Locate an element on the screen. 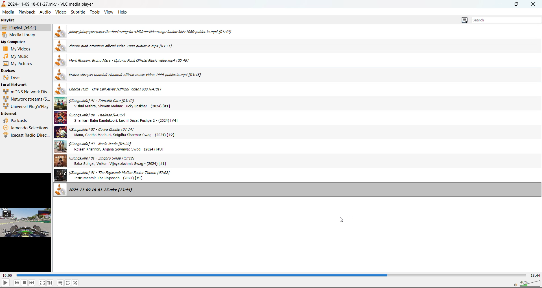  tracks without duration is located at coordinates (127, 61).